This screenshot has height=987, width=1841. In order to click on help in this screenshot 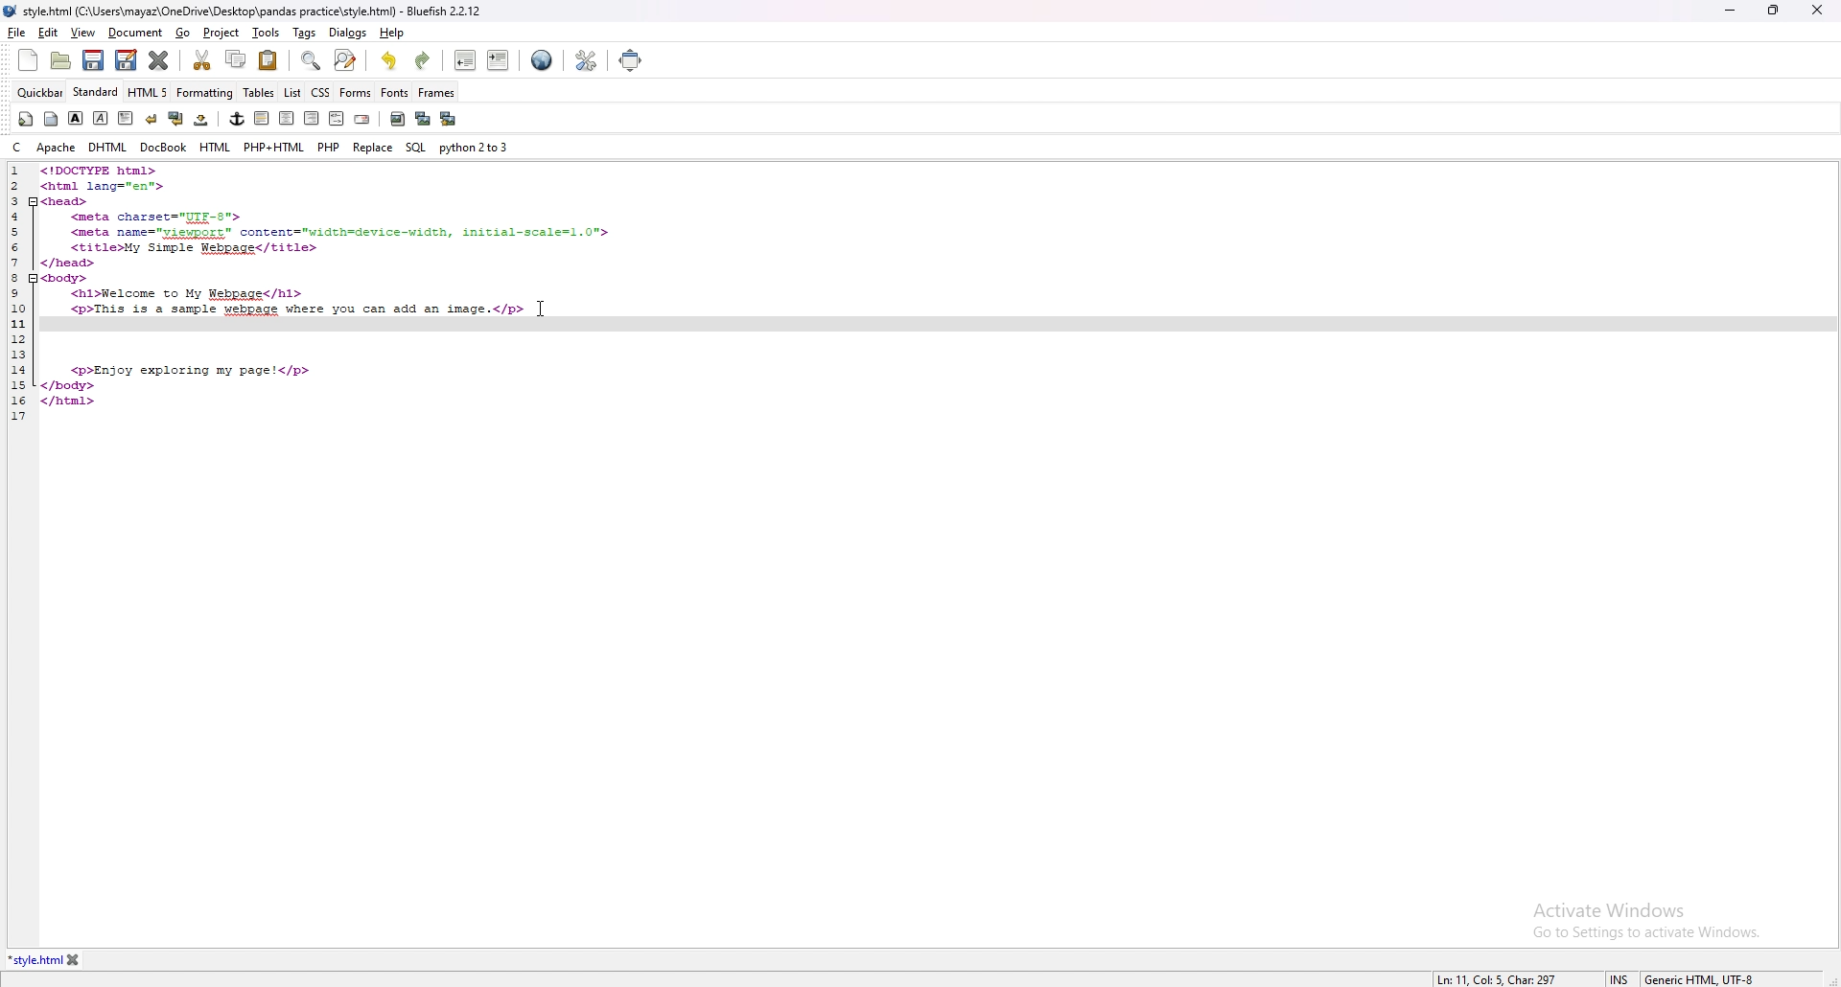, I will do `click(393, 33)`.